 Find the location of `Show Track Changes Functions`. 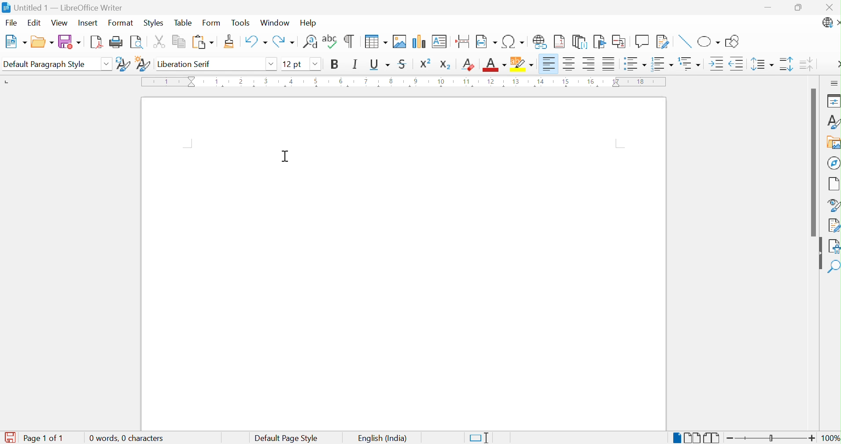

Show Track Changes Functions is located at coordinates (663, 41).